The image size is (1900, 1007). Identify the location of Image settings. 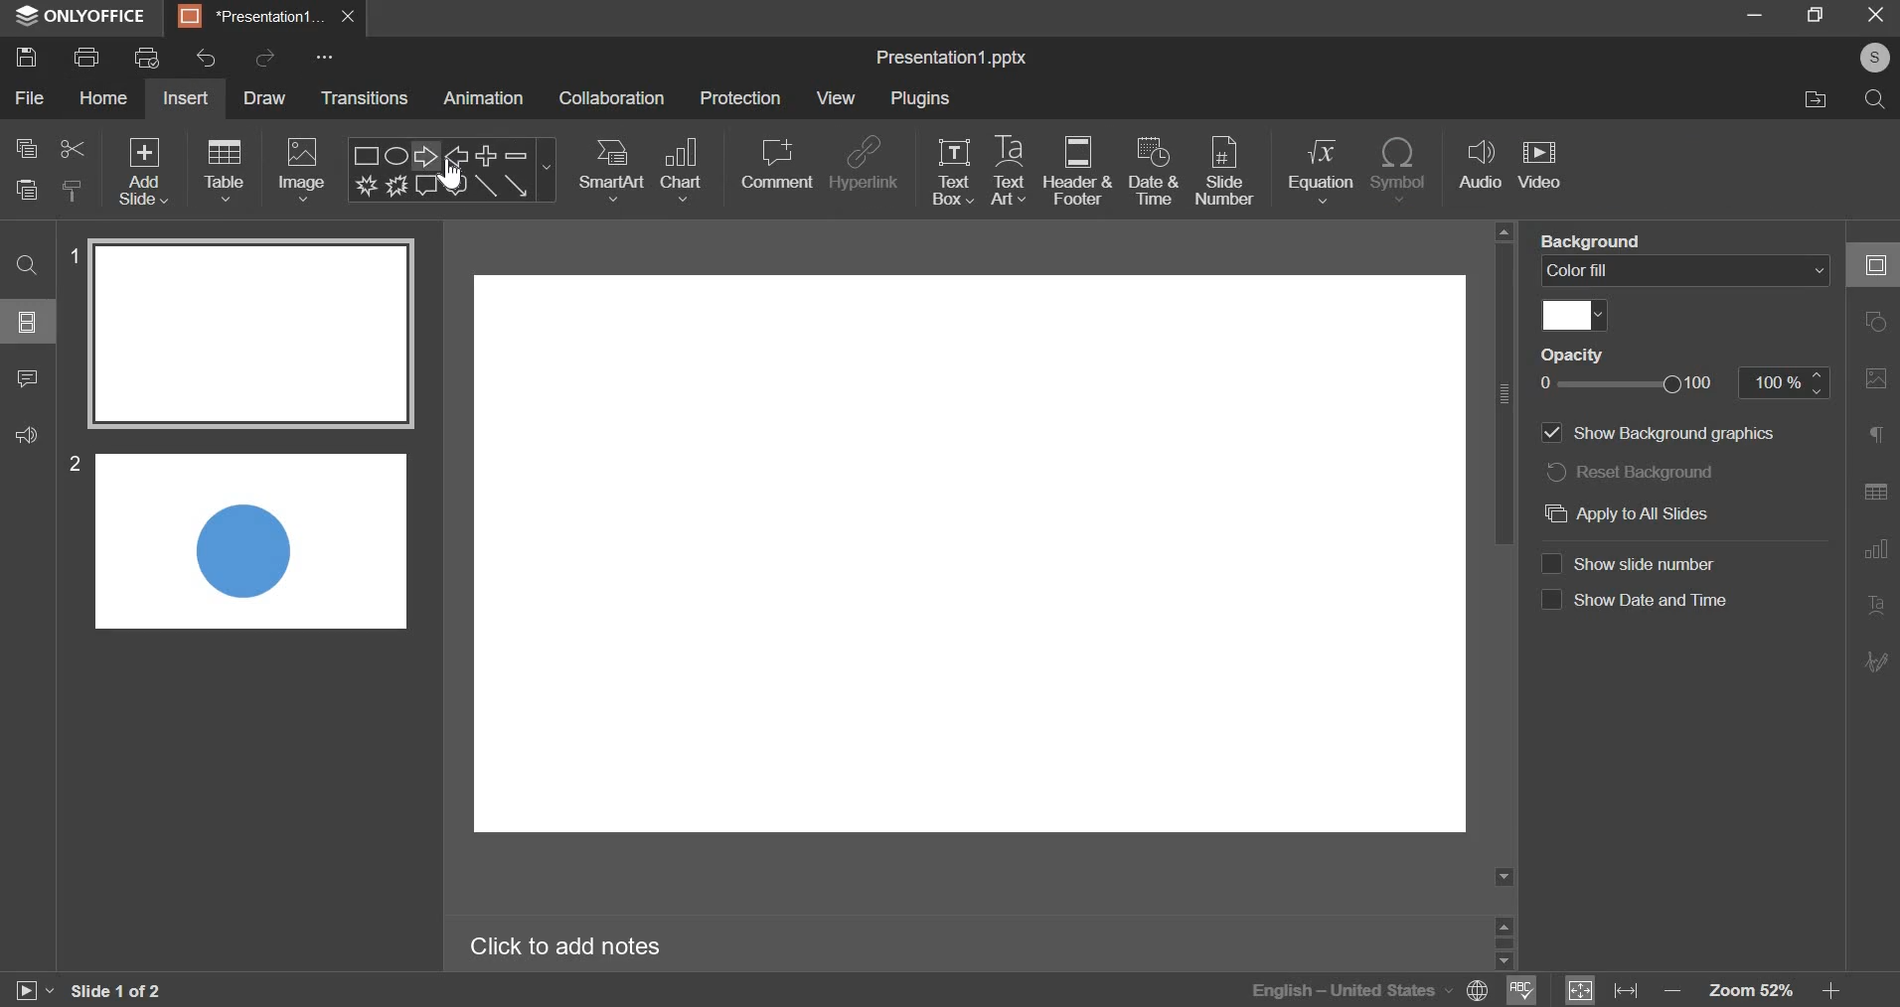
(1877, 377).